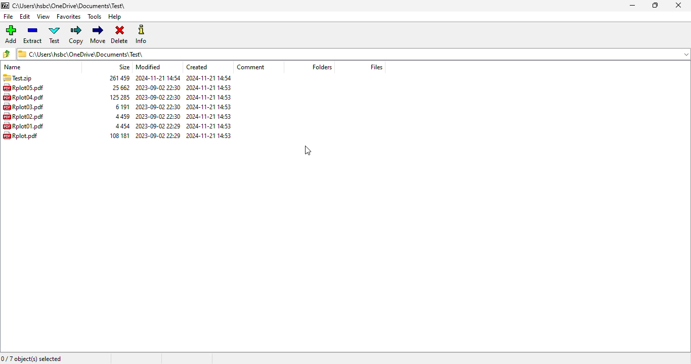 The height and width of the screenshot is (364, 691). What do you see at coordinates (69, 17) in the screenshot?
I see `favorites` at bounding box center [69, 17].